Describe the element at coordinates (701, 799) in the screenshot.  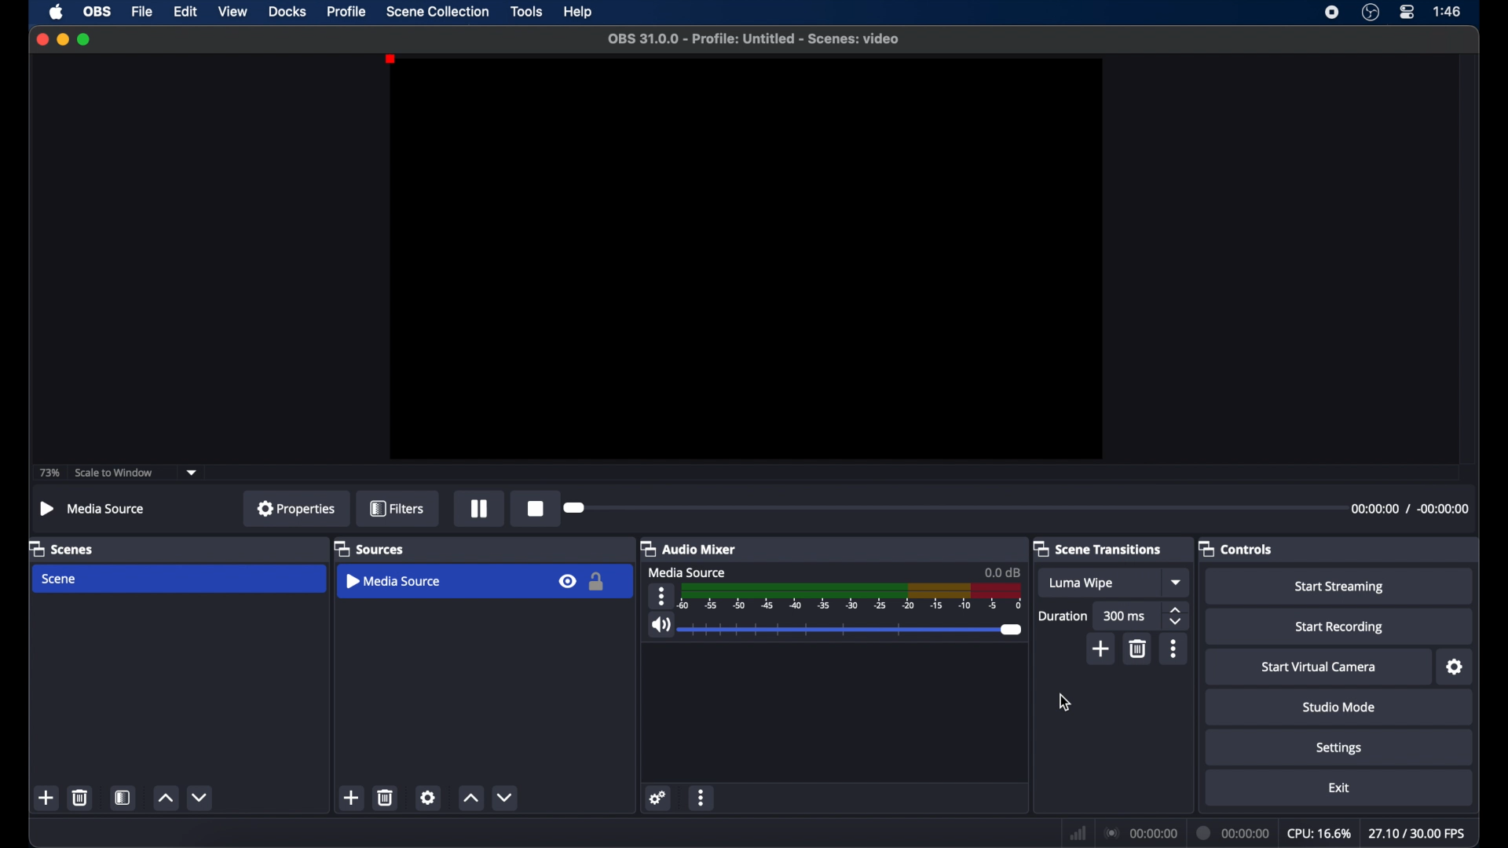
I see `more options` at that location.